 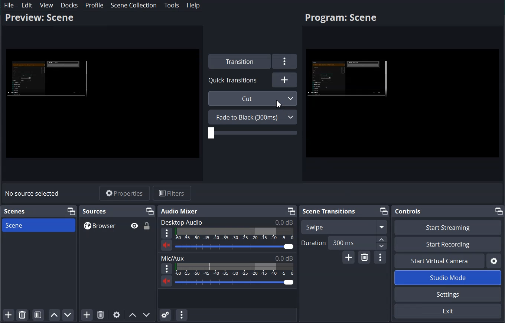 I want to click on Settings, so click(x=448, y=294).